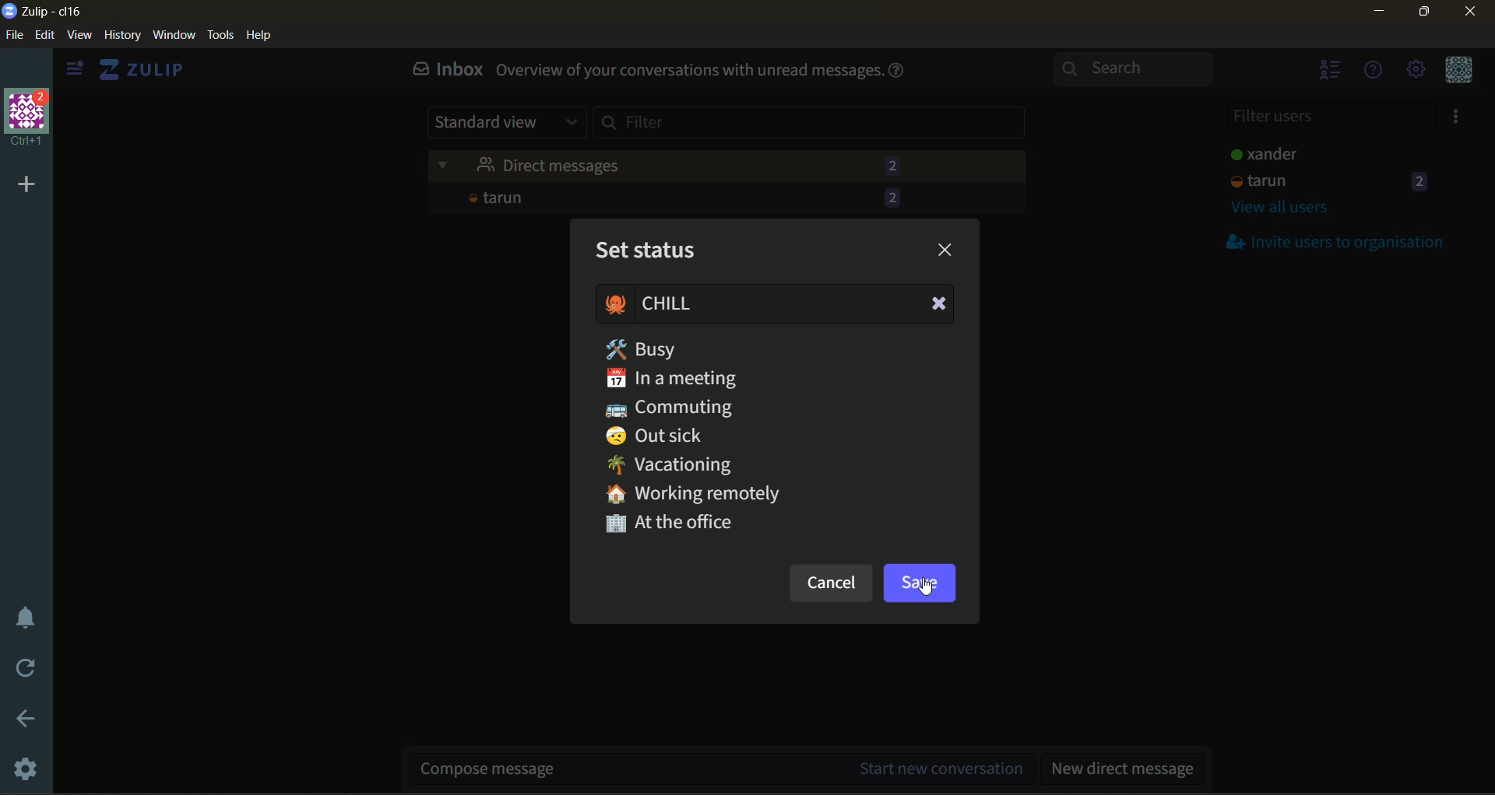 The image size is (1495, 795). What do you see at coordinates (709, 493) in the screenshot?
I see `Working remotely` at bounding box center [709, 493].